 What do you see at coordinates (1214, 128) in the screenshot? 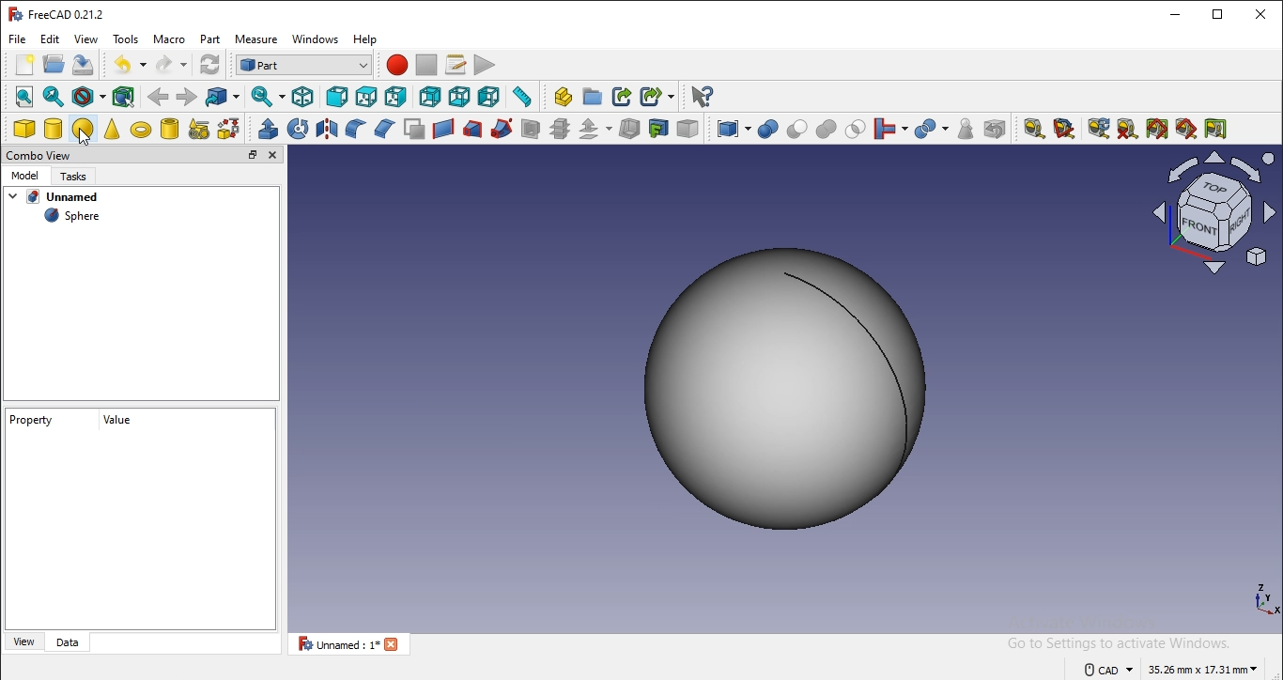
I see `toggle delta` at bounding box center [1214, 128].